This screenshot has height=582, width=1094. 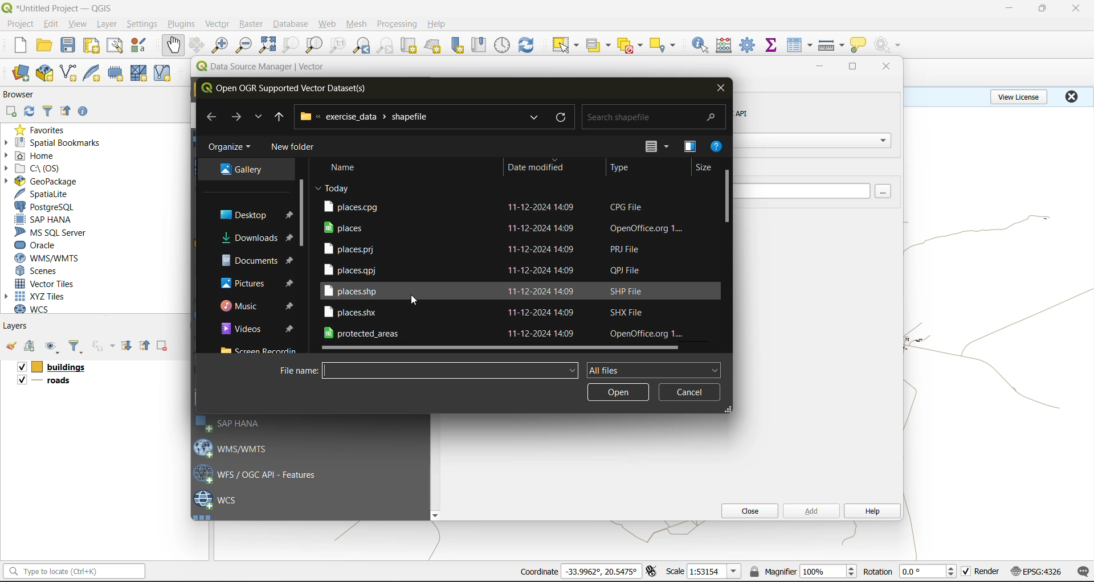 I want to click on sap hana, so click(x=44, y=220).